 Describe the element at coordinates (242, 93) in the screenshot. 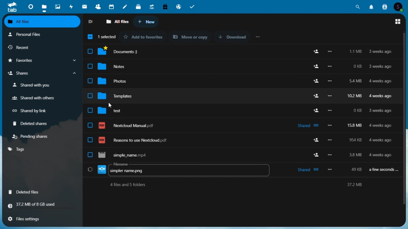

I see `Templates 102 MB 4 weeks ago` at that location.